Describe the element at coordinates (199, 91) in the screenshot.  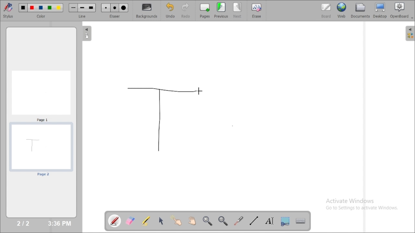
I see `cursor` at that location.